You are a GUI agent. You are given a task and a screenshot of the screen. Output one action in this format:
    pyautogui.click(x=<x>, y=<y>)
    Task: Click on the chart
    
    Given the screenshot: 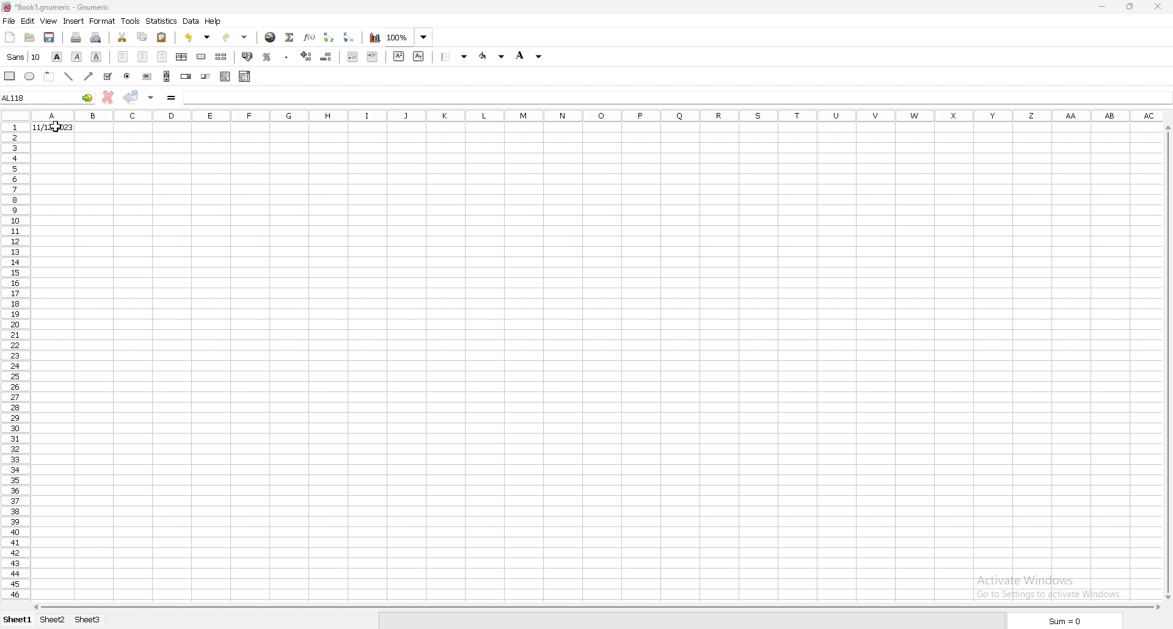 What is the action you would take?
    pyautogui.click(x=376, y=38)
    